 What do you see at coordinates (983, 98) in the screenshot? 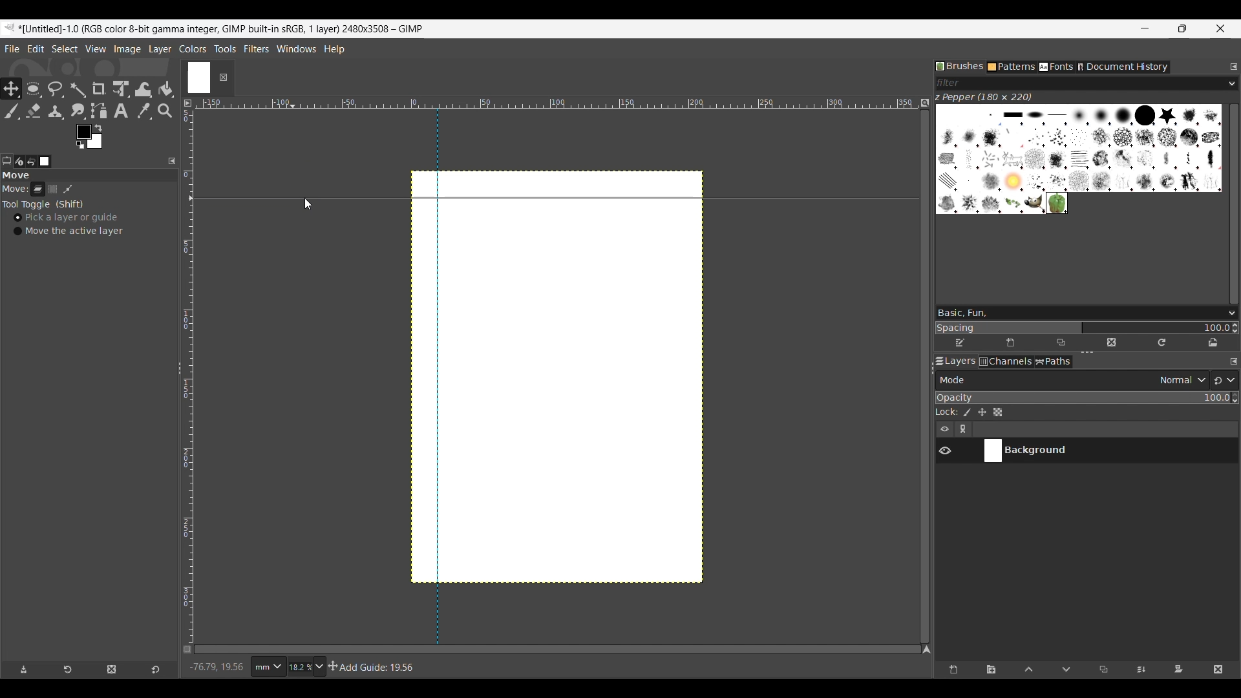
I see `Name of current brush and its dimension` at bounding box center [983, 98].